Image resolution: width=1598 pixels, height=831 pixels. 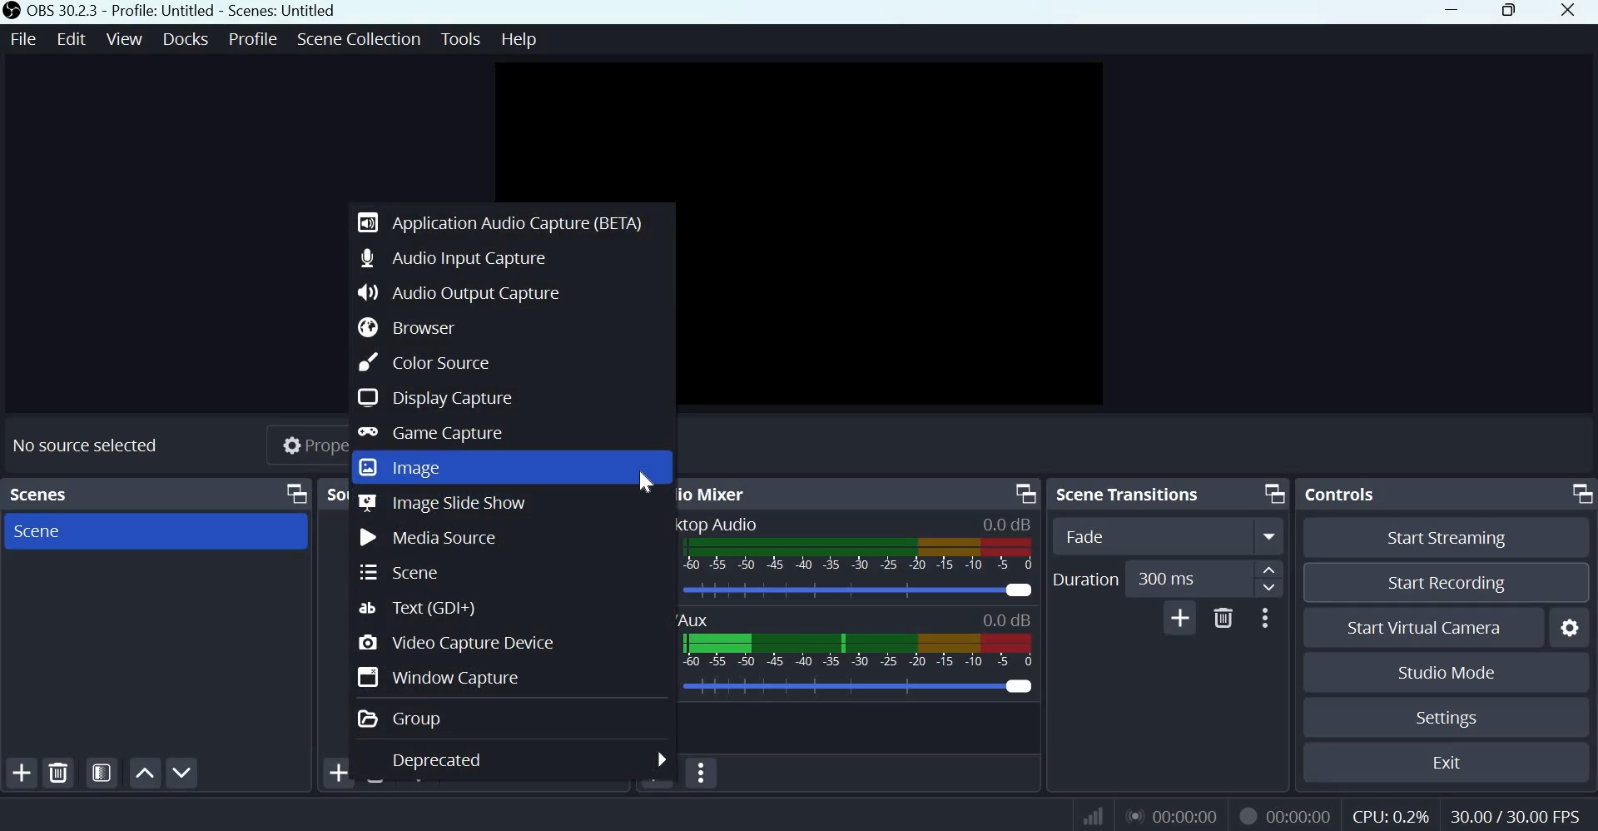 I want to click on Scene transitions, so click(x=1126, y=495).